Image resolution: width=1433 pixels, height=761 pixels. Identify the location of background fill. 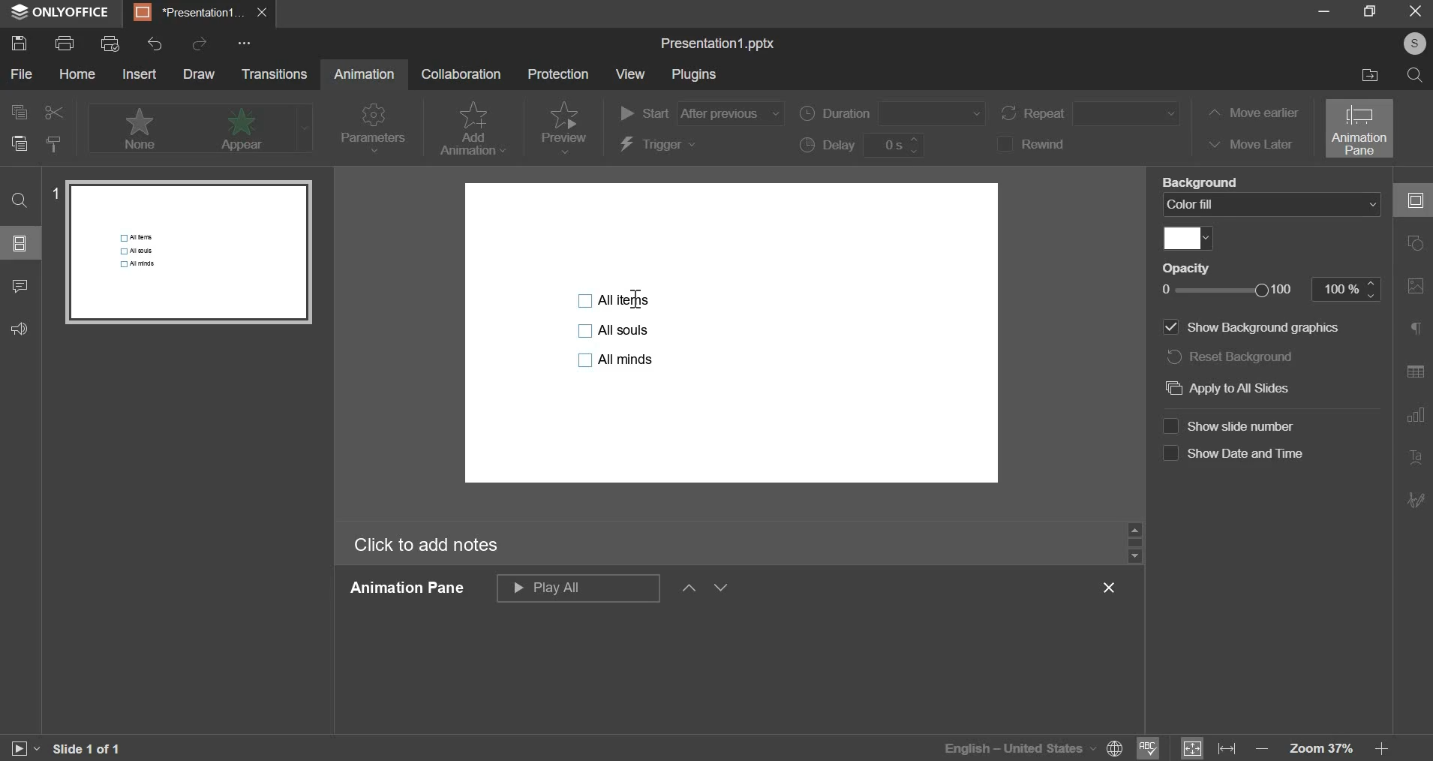
(1274, 204).